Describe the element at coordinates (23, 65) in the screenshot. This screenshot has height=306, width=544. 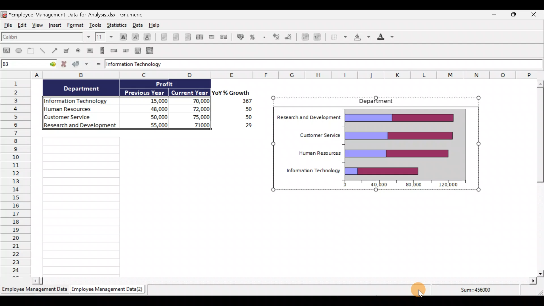
I see `Cell name B3` at that location.